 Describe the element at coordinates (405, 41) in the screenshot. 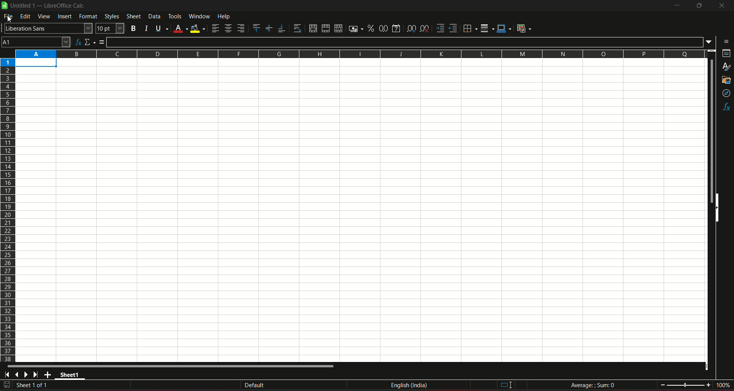

I see `input line` at that location.